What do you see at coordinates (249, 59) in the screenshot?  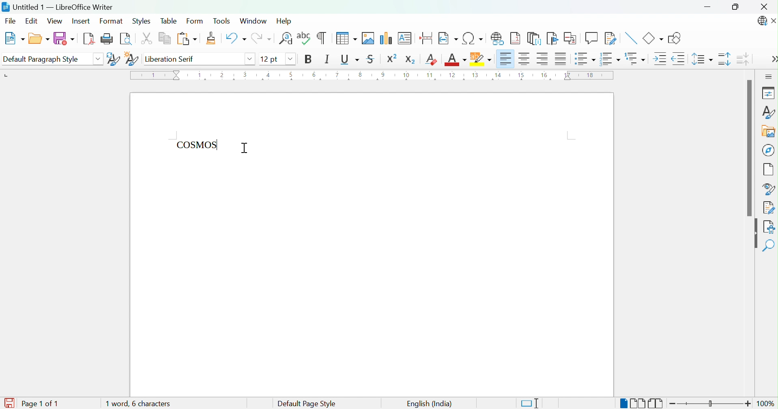 I see `Drop down` at bounding box center [249, 59].